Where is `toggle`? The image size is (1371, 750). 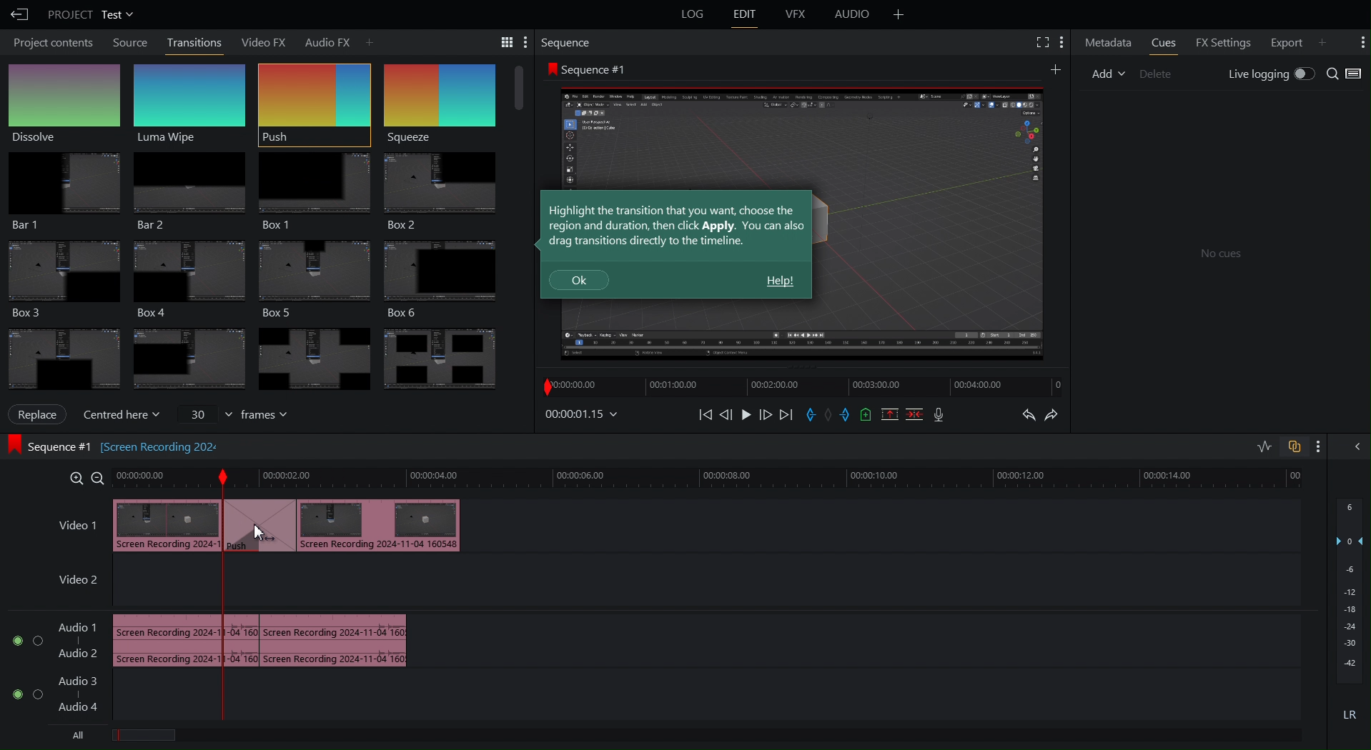 toggle is located at coordinates (12, 693).